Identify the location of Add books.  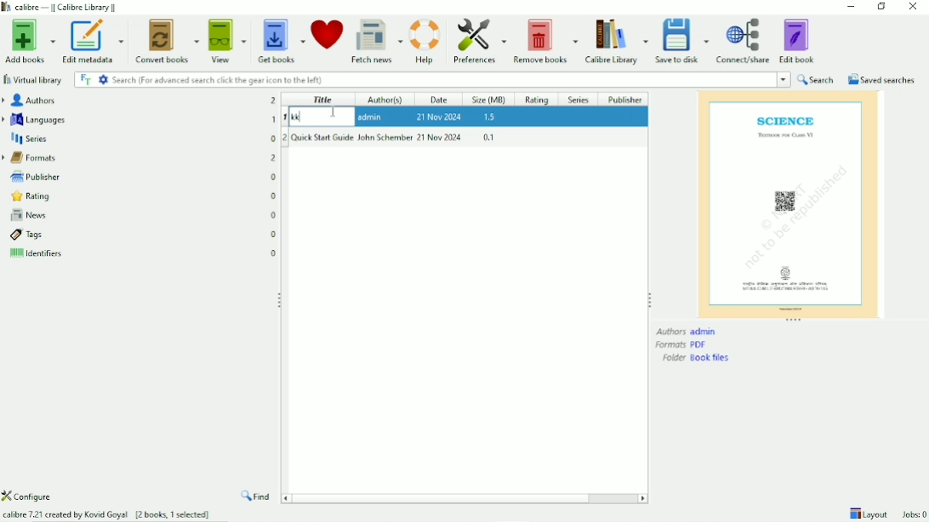
(29, 40).